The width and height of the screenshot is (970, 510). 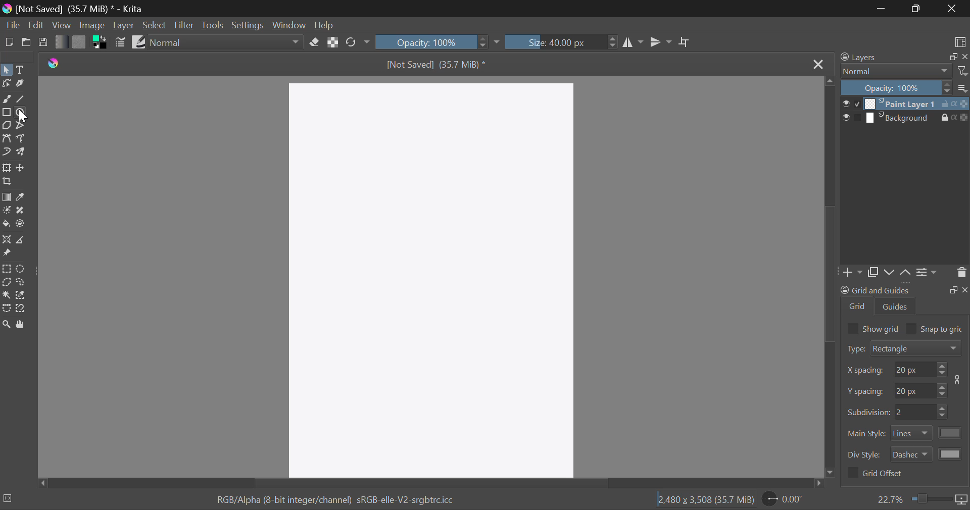 I want to click on Opacity, so click(x=439, y=42).